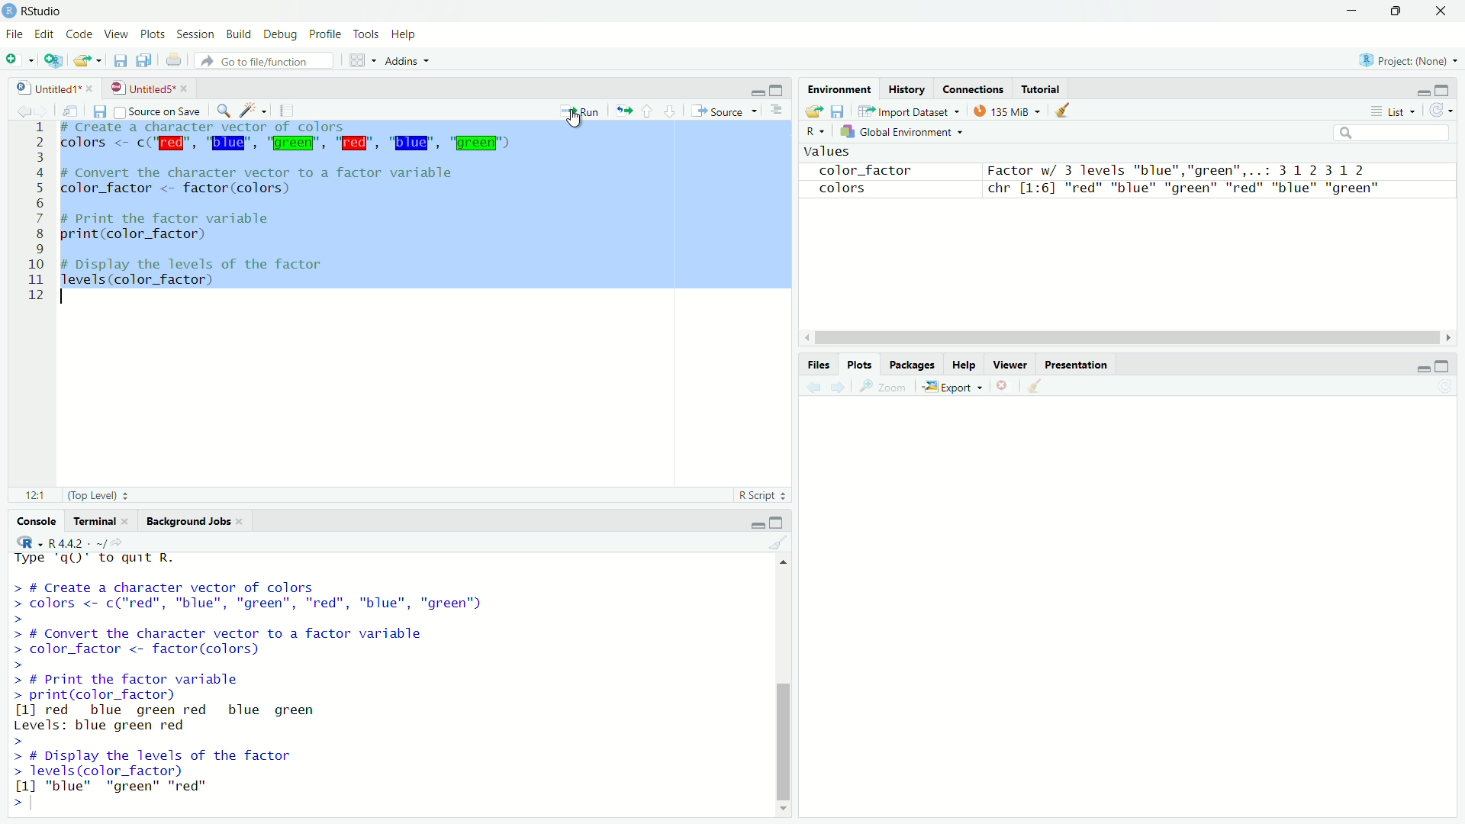 The width and height of the screenshot is (1465, 824). What do you see at coordinates (147, 787) in the screenshot?
I see `[1] "blue" "green" "red"` at bounding box center [147, 787].